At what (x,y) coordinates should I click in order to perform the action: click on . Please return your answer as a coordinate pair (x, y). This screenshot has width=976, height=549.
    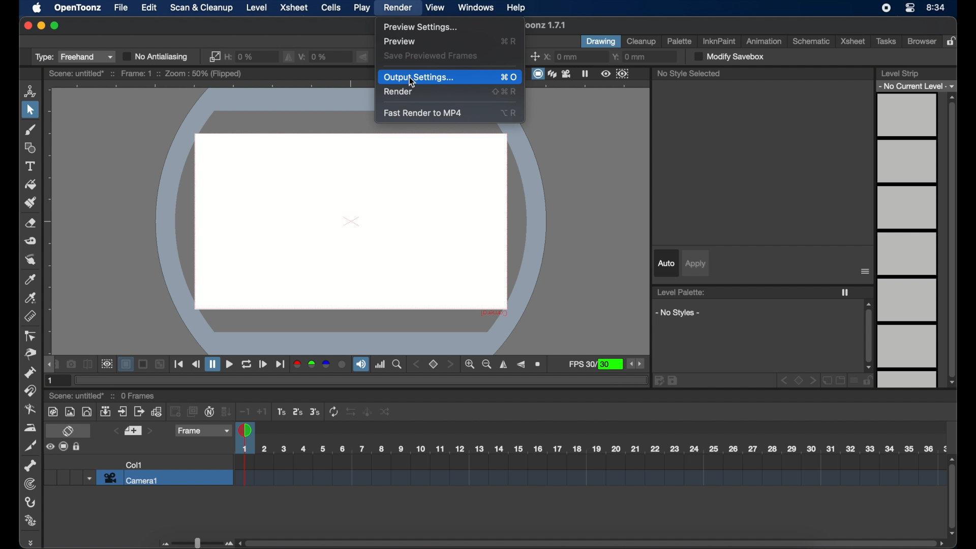
    Looking at the image, I should click on (194, 412).